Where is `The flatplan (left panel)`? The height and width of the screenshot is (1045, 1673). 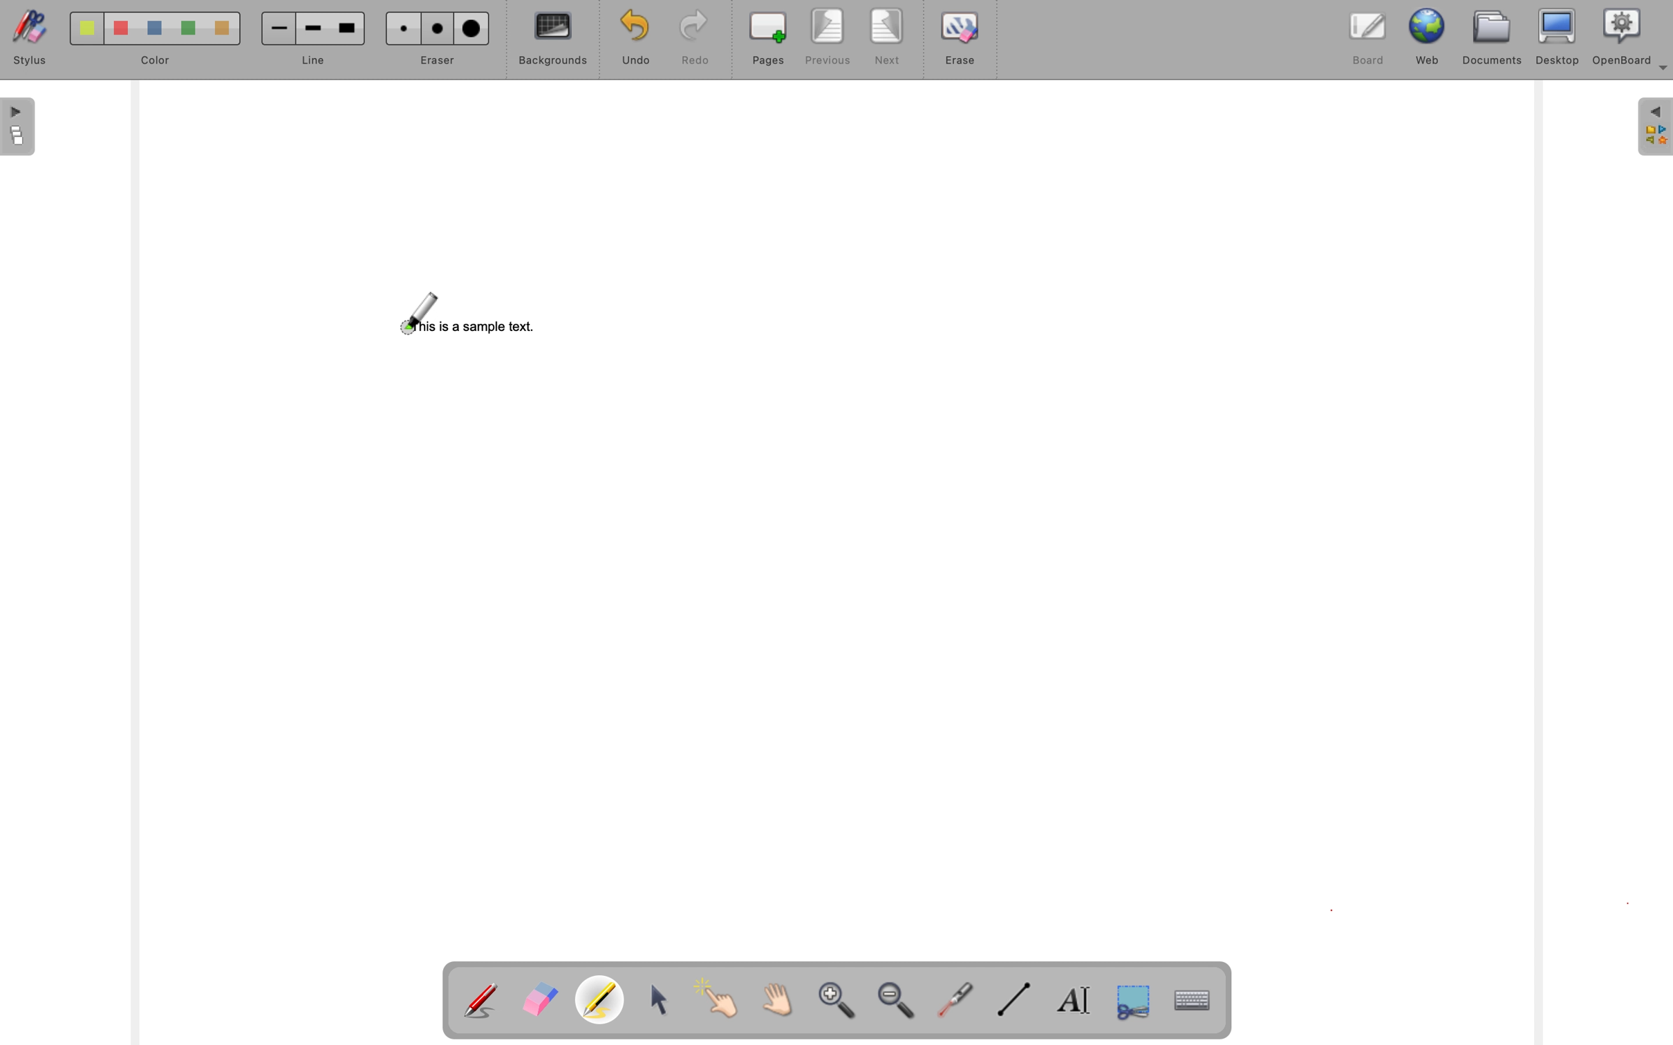
The flatplan (left panel) is located at coordinates (19, 128).